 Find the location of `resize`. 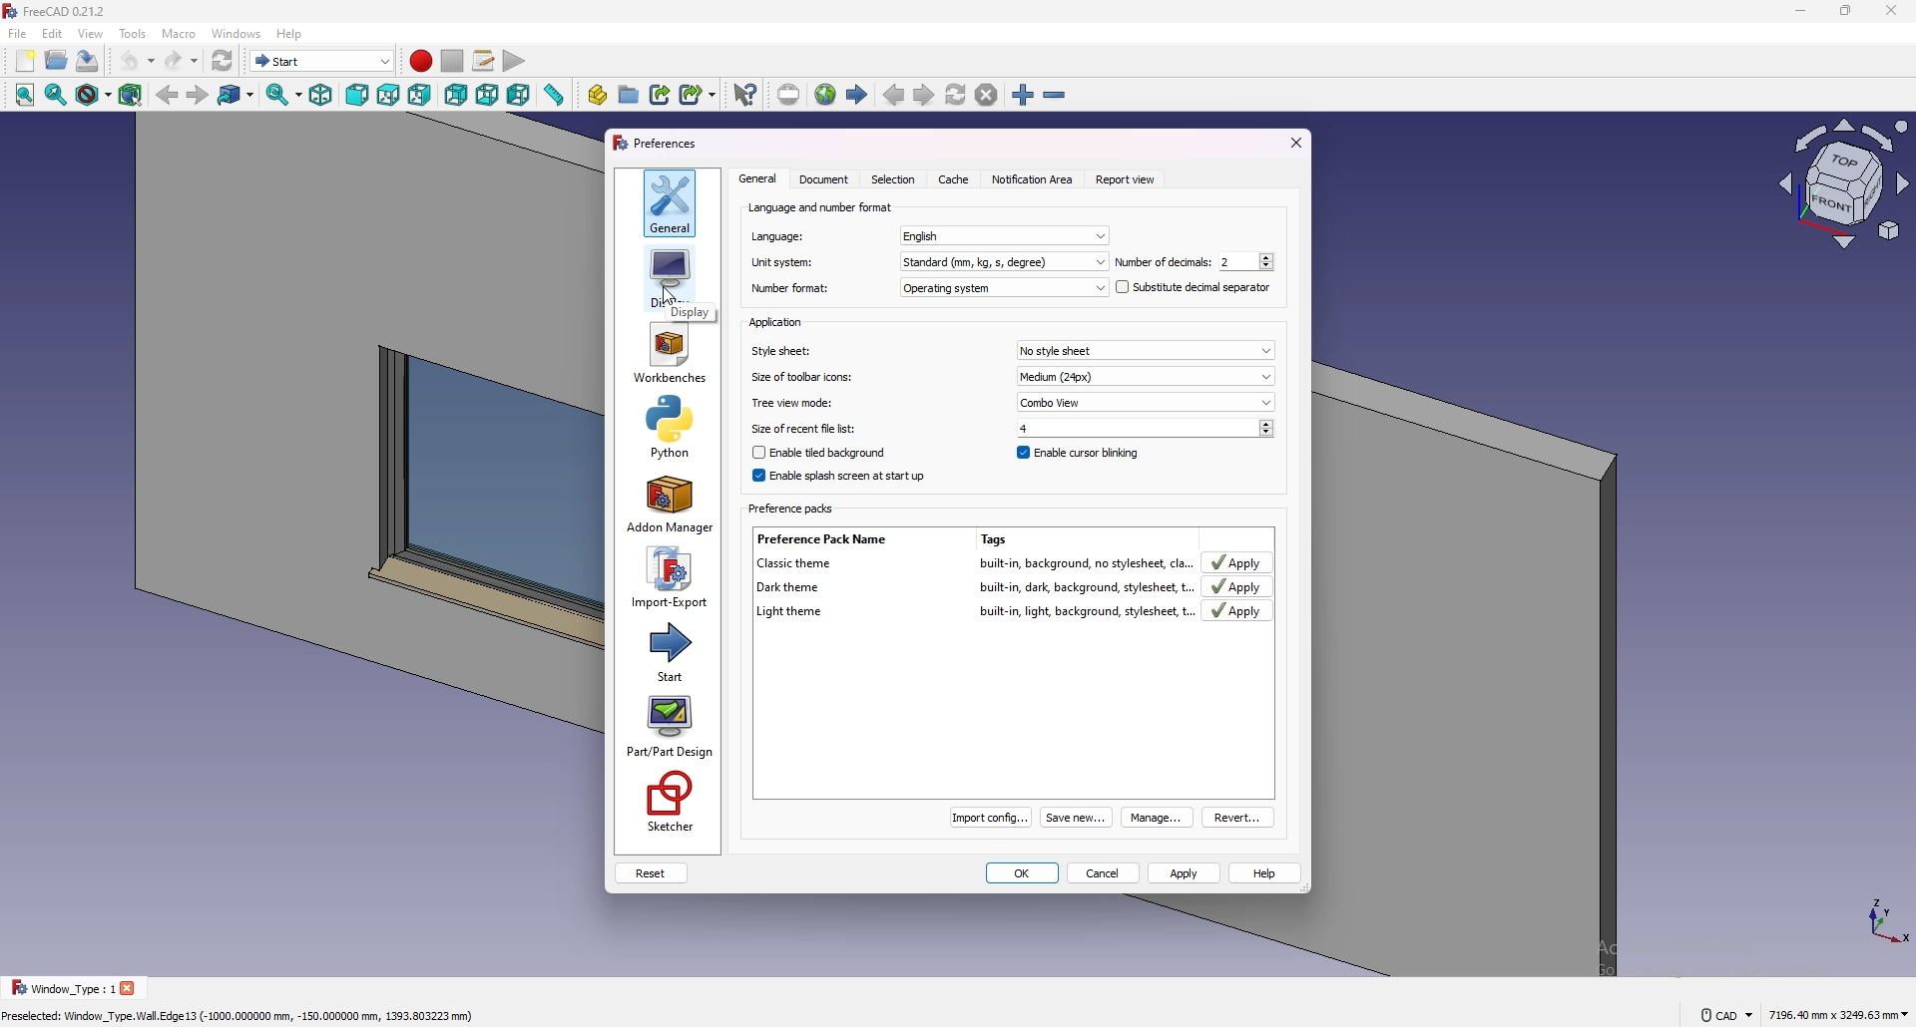

resize is located at coordinates (1846, 11).